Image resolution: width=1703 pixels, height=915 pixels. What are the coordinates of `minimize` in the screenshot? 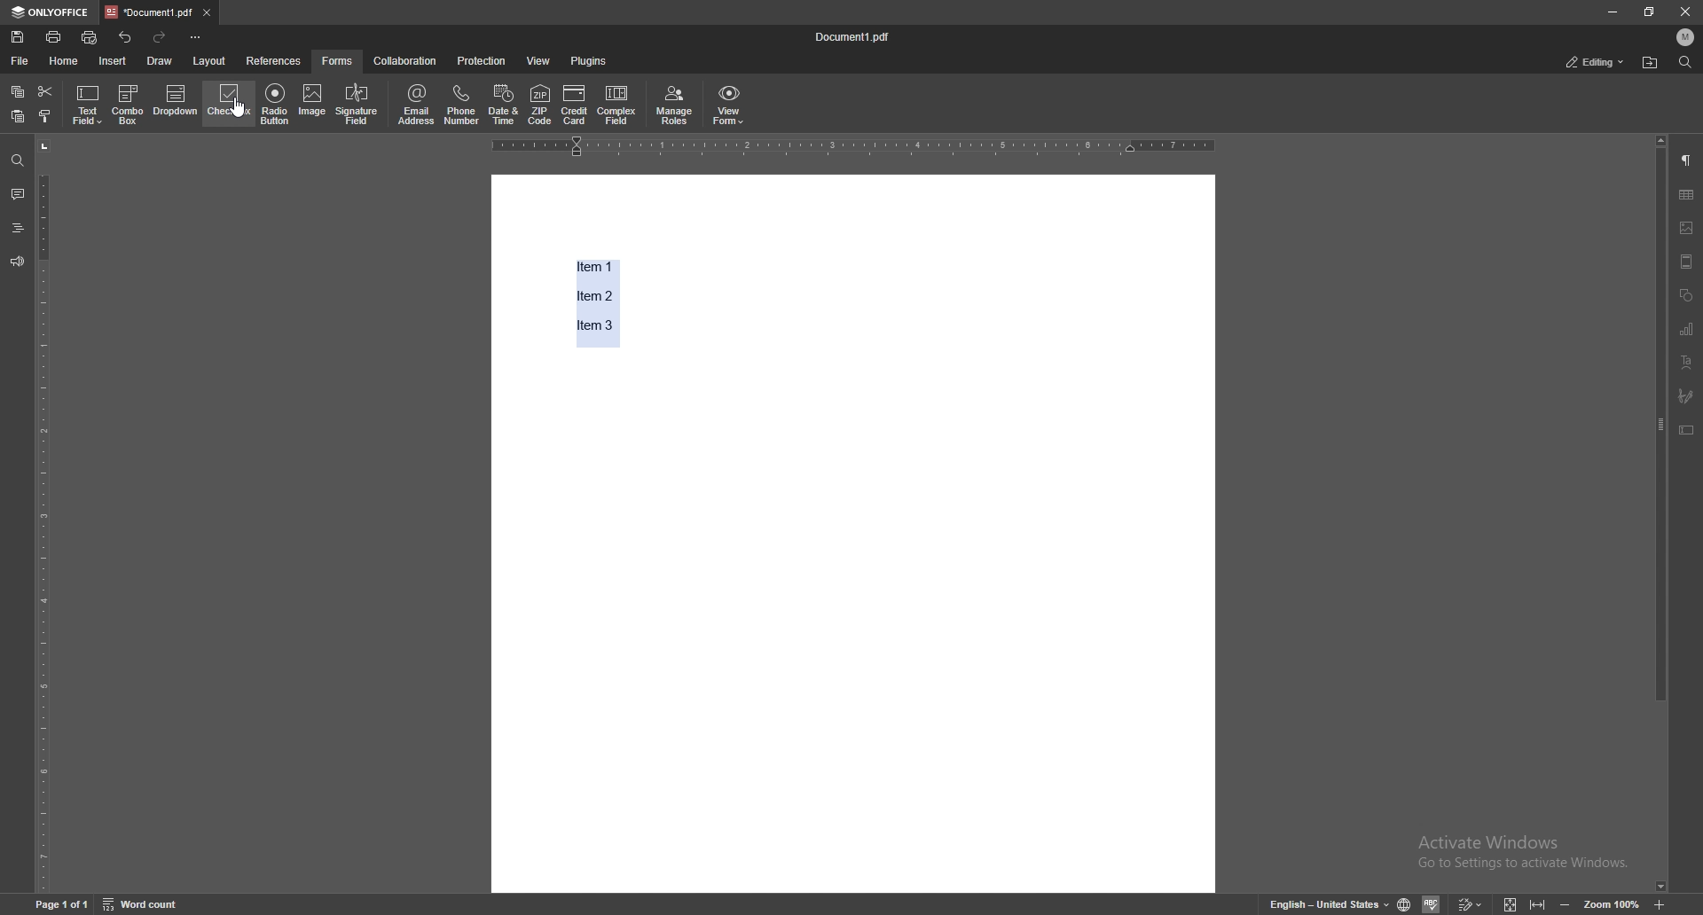 It's located at (1611, 12).